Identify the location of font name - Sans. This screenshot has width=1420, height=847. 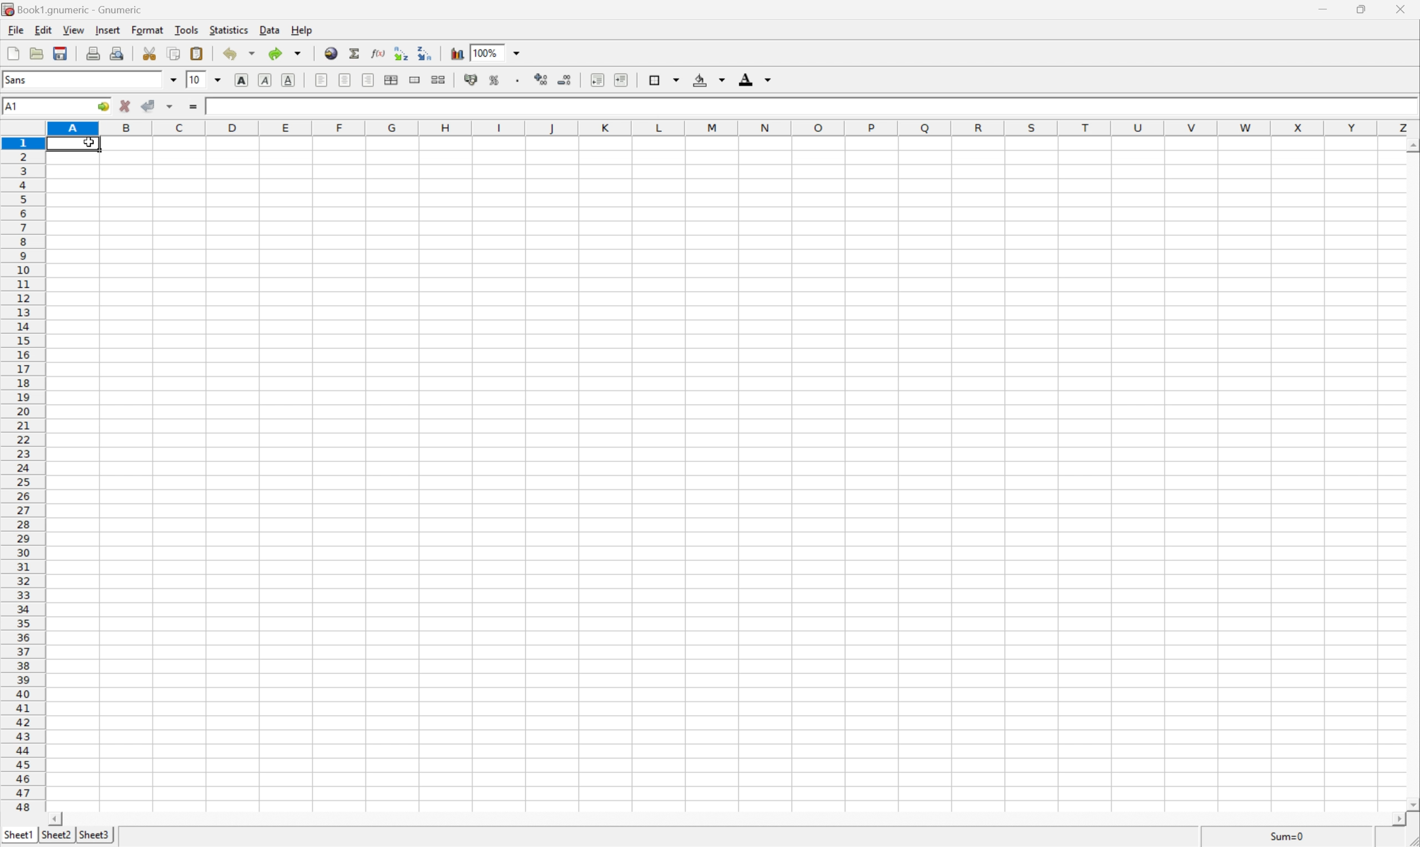
(88, 80).